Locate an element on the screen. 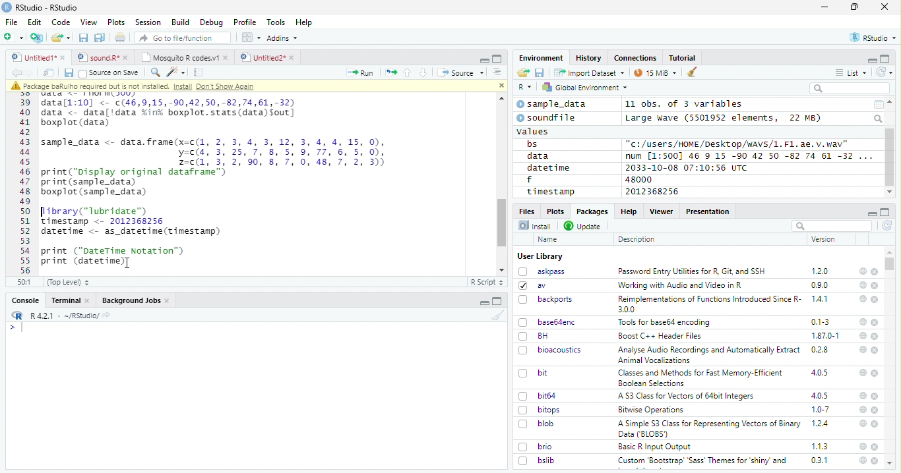 This screenshot has width=901, height=473. File is located at coordinates (11, 22).